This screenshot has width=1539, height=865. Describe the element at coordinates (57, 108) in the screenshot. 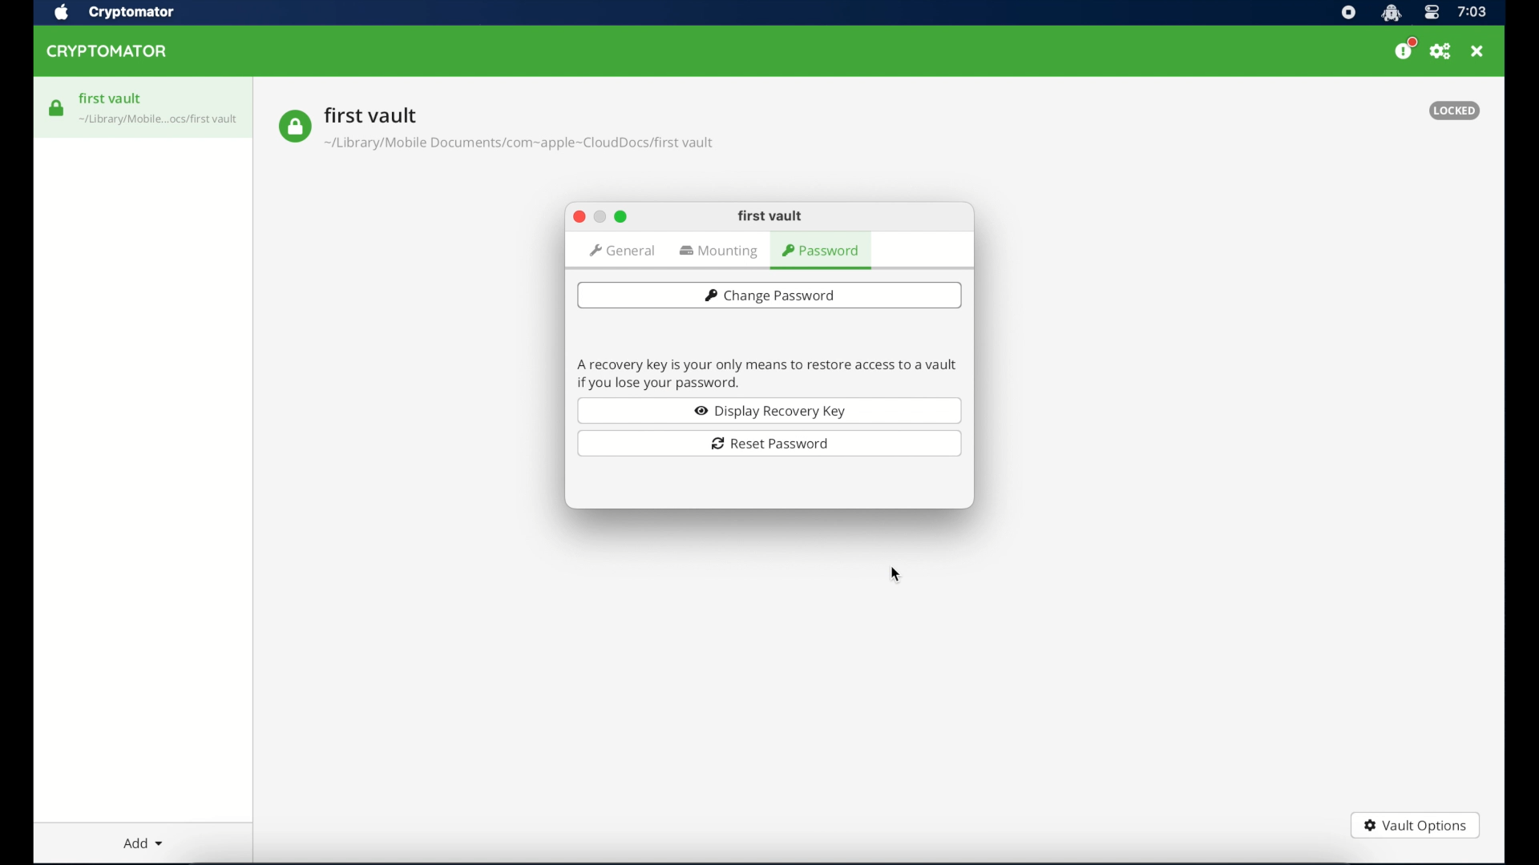

I see `vault icon` at that location.